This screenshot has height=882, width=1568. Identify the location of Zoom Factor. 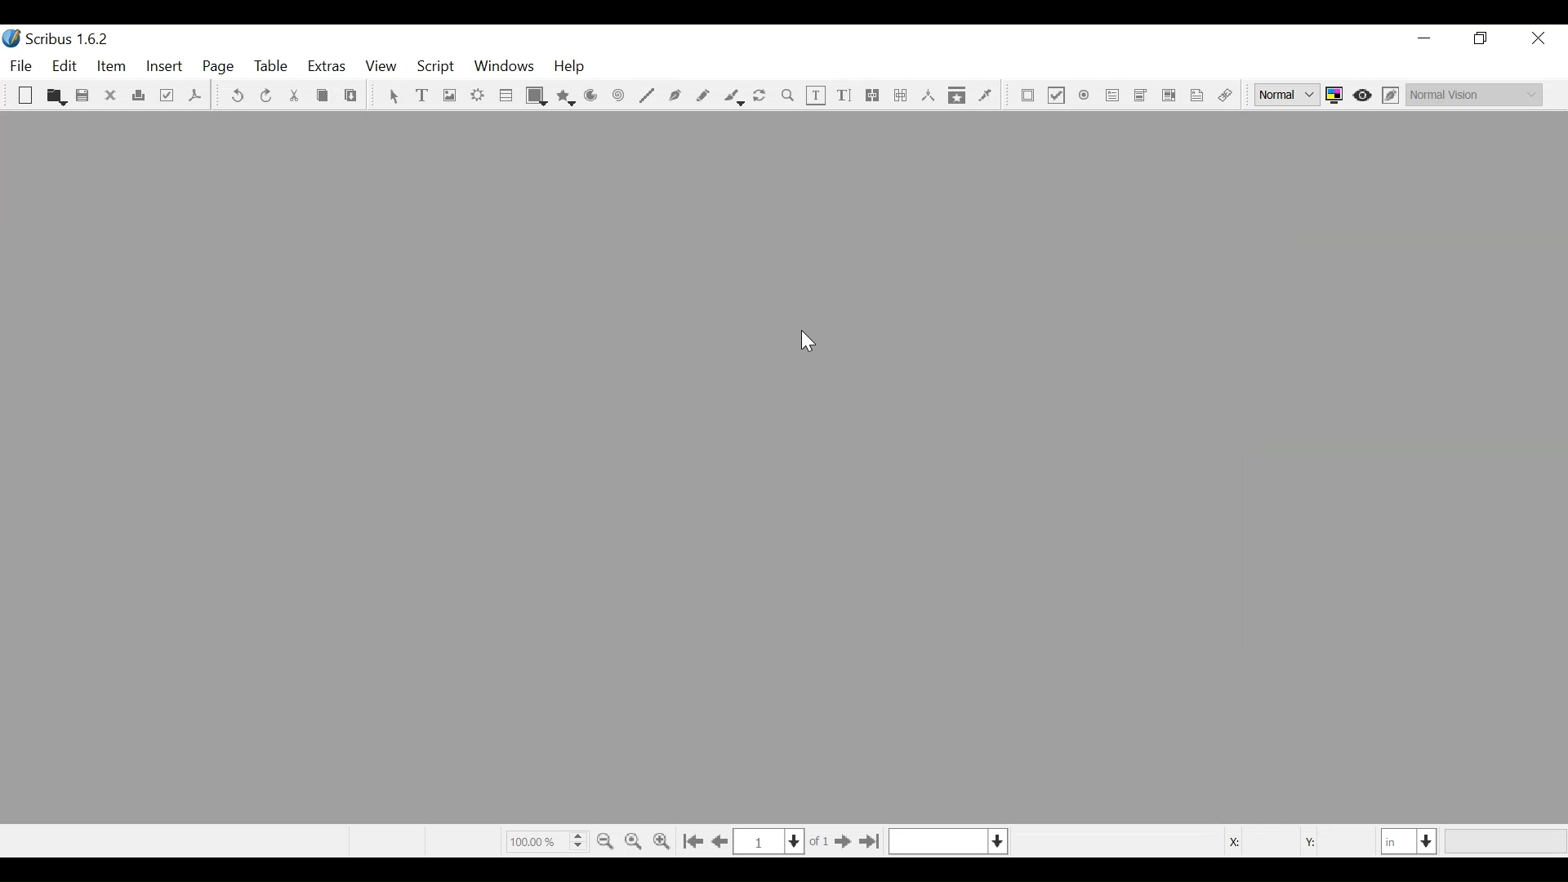
(546, 840).